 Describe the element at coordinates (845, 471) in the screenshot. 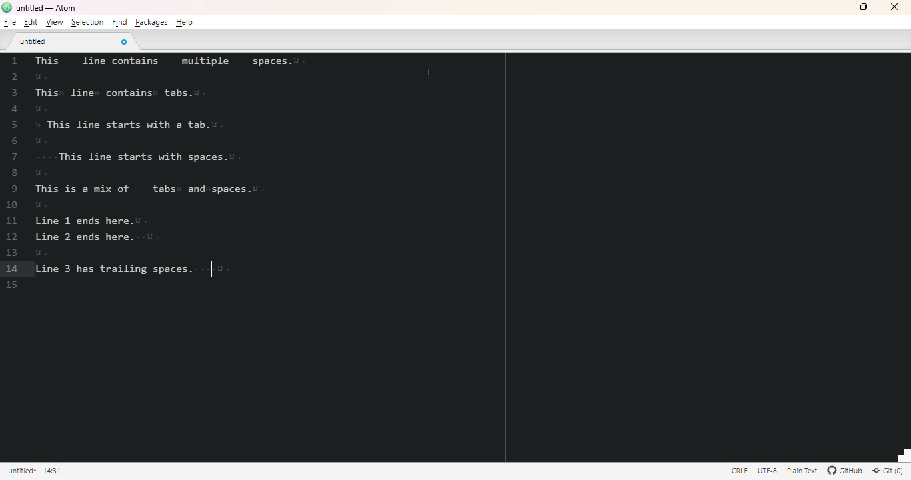

I see `GitHub` at that location.